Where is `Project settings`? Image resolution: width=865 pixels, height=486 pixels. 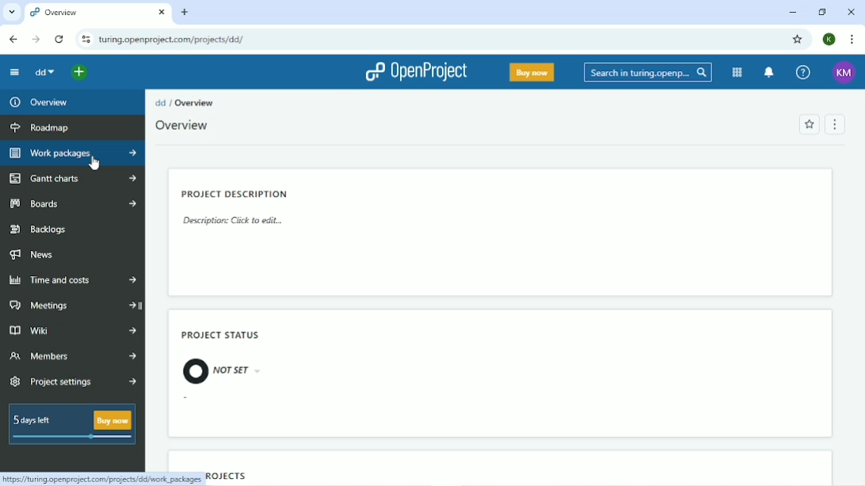
Project settings is located at coordinates (70, 382).